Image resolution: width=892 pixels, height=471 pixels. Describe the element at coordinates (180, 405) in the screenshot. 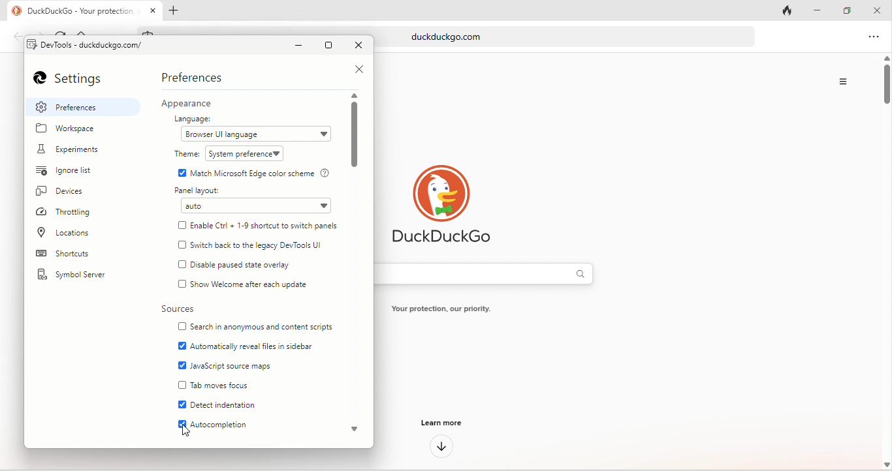

I see `enable checkbox` at that location.